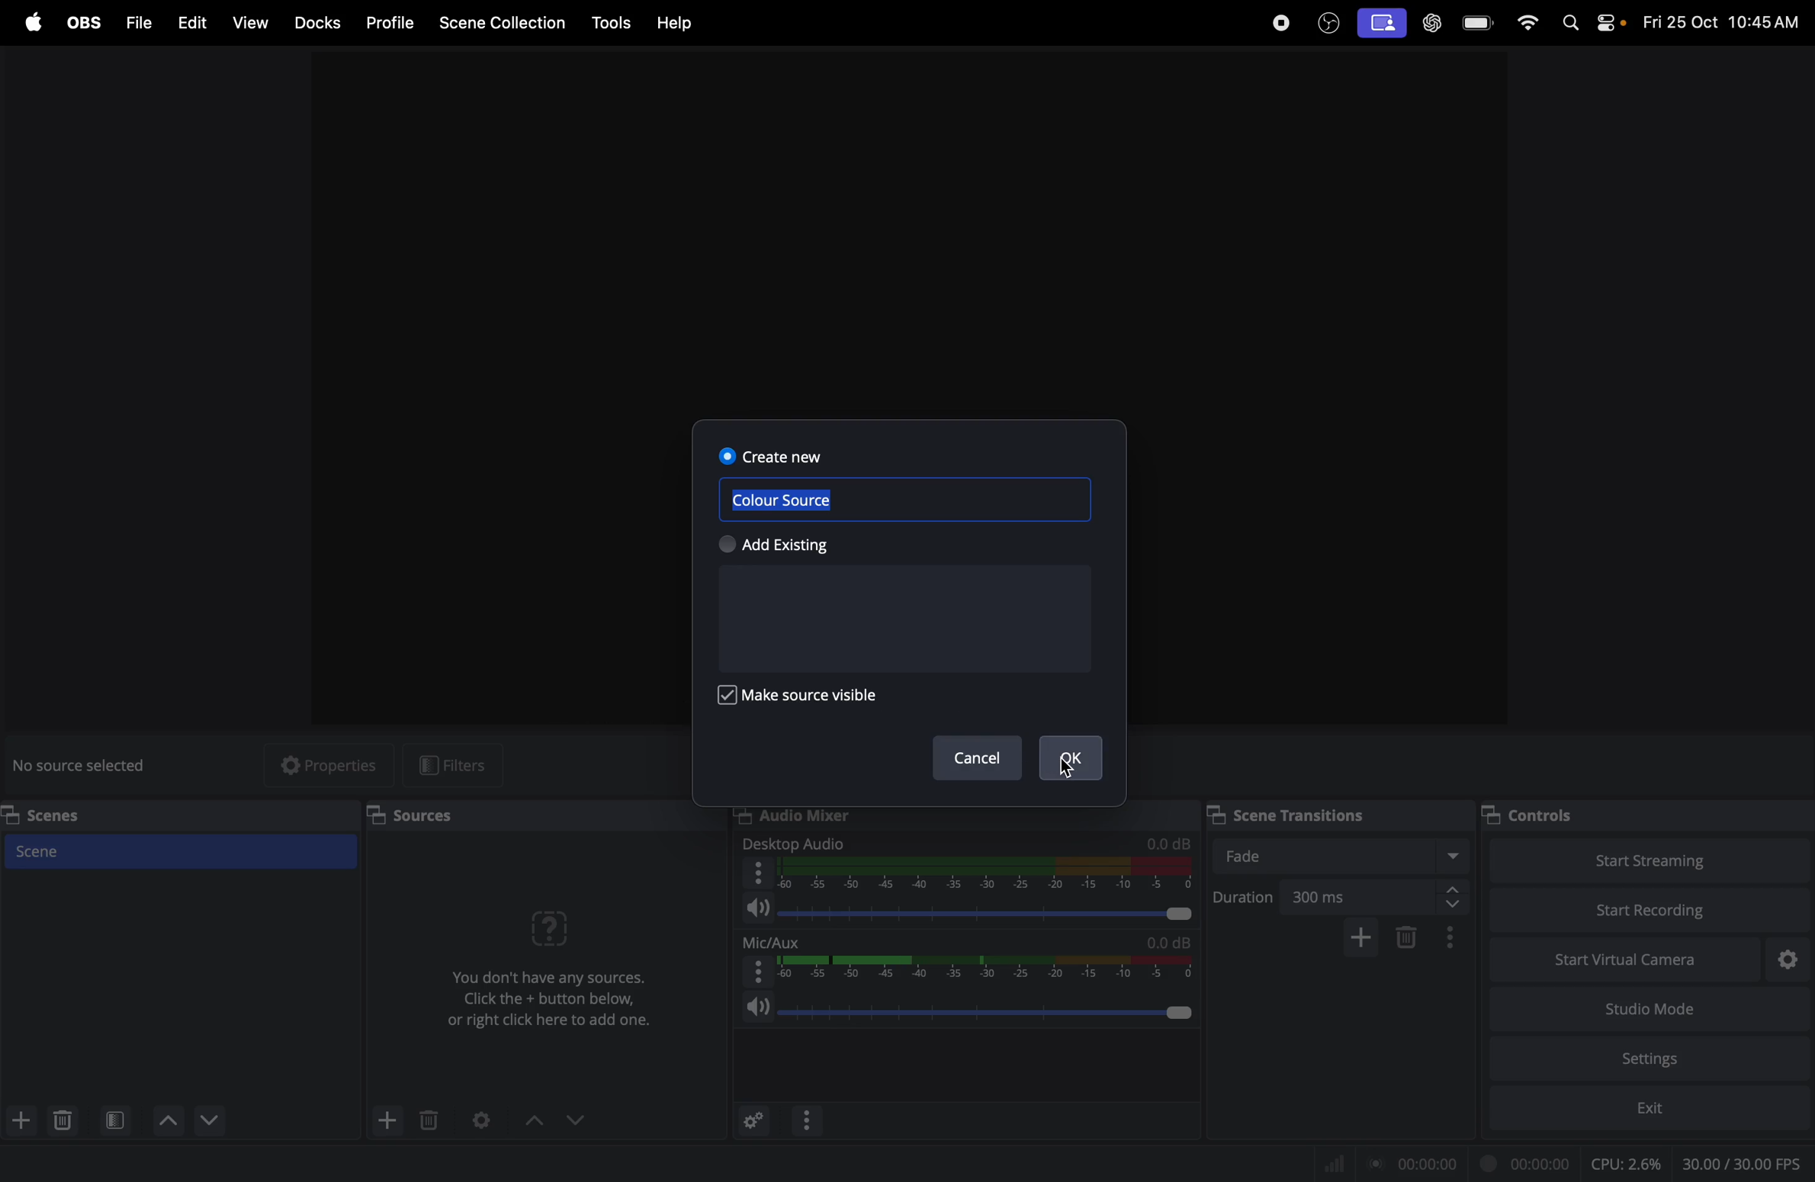  What do you see at coordinates (192, 21) in the screenshot?
I see `Edit` at bounding box center [192, 21].